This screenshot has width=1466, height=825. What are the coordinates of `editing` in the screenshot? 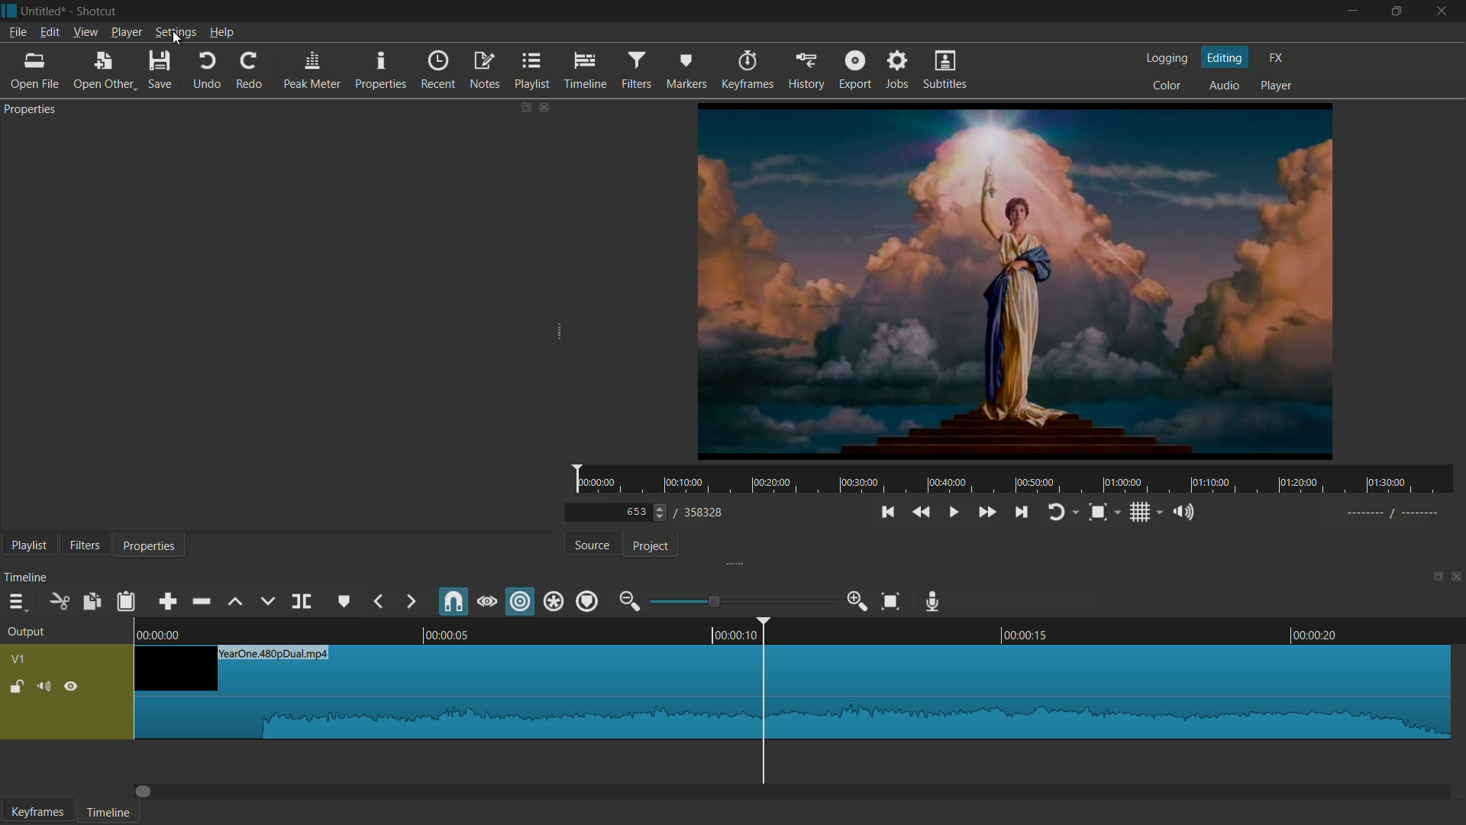 It's located at (1224, 57).